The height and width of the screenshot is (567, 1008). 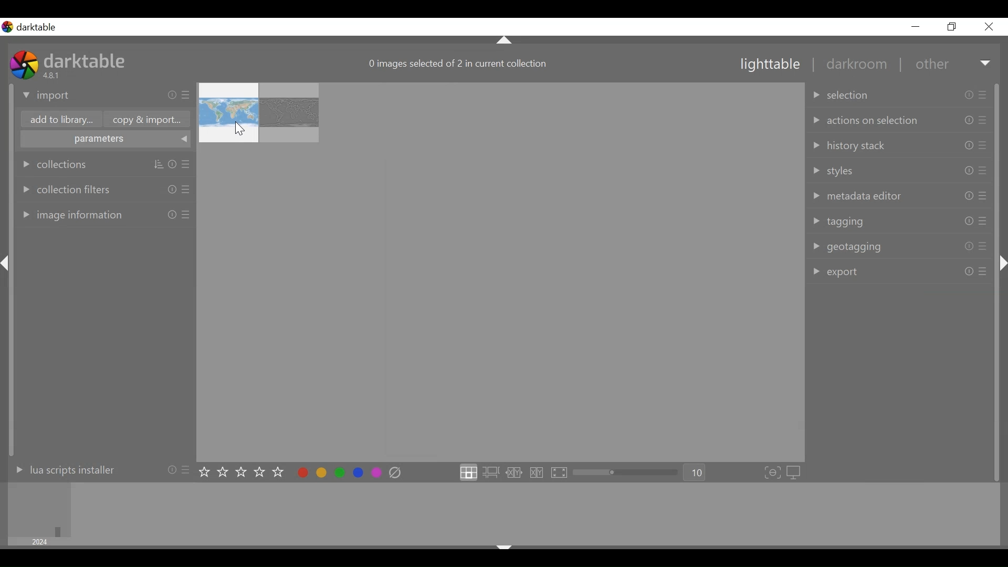 What do you see at coordinates (24, 64) in the screenshot?
I see `Darktable logo` at bounding box center [24, 64].